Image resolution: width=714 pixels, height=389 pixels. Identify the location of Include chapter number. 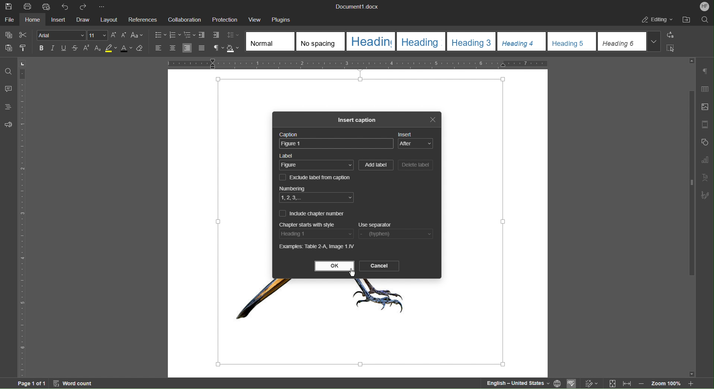
(312, 213).